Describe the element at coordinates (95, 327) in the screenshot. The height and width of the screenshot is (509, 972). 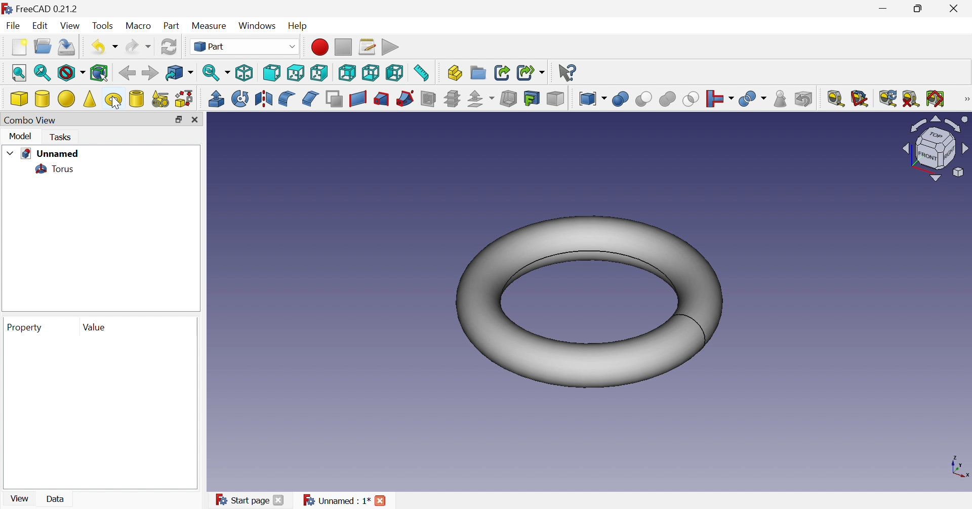
I see `Value` at that location.